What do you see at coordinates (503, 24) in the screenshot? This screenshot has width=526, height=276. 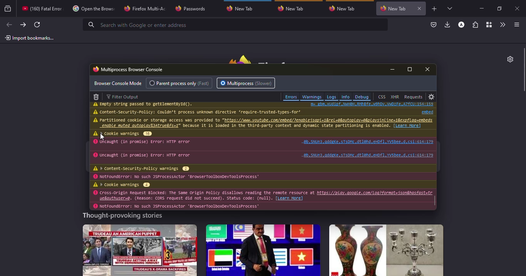 I see `more tools` at bounding box center [503, 24].